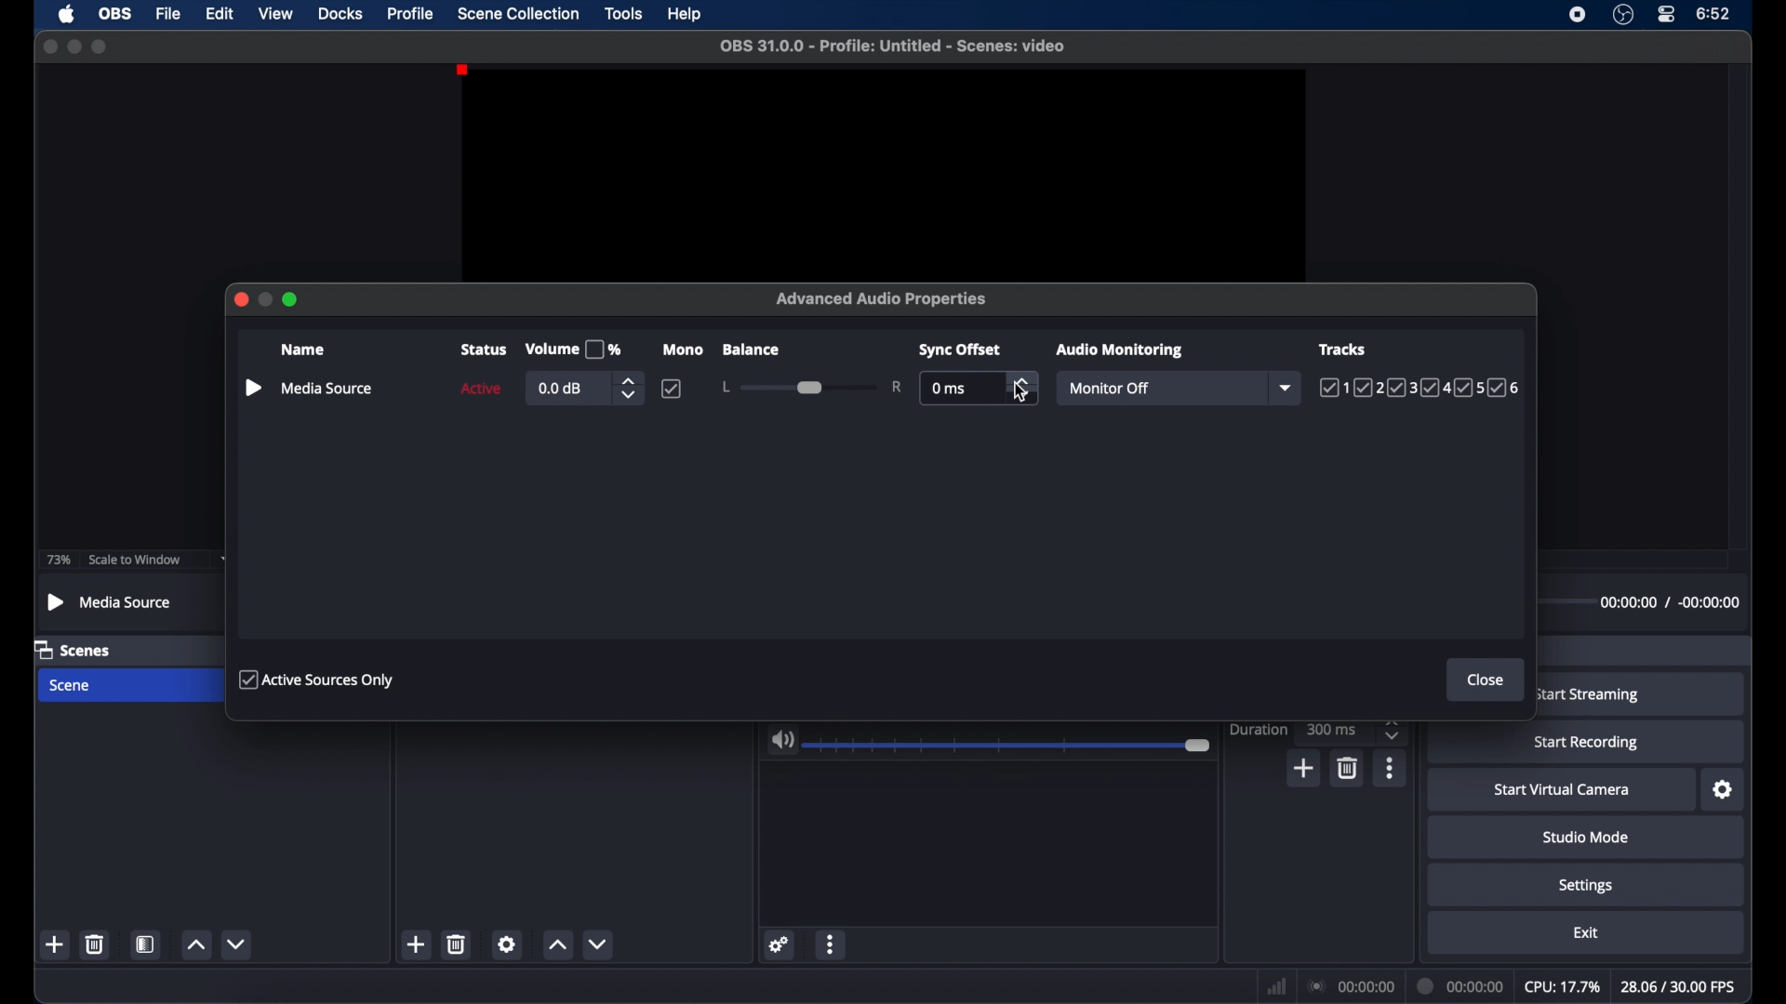  What do you see at coordinates (1486, 680) in the screenshot?
I see `close` at bounding box center [1486, 680].